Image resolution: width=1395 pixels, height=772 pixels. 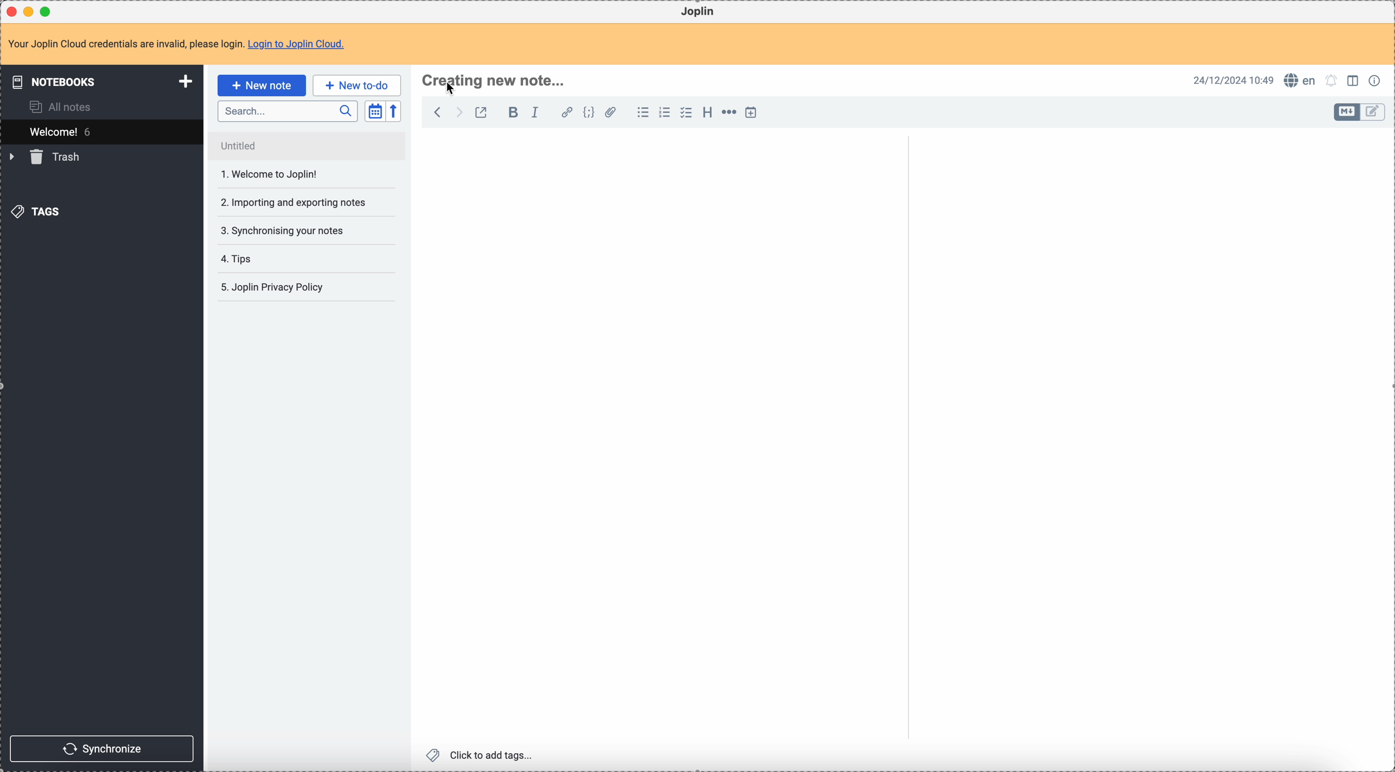 I want to click on maximize Joplin, so click(x=48, y=11).